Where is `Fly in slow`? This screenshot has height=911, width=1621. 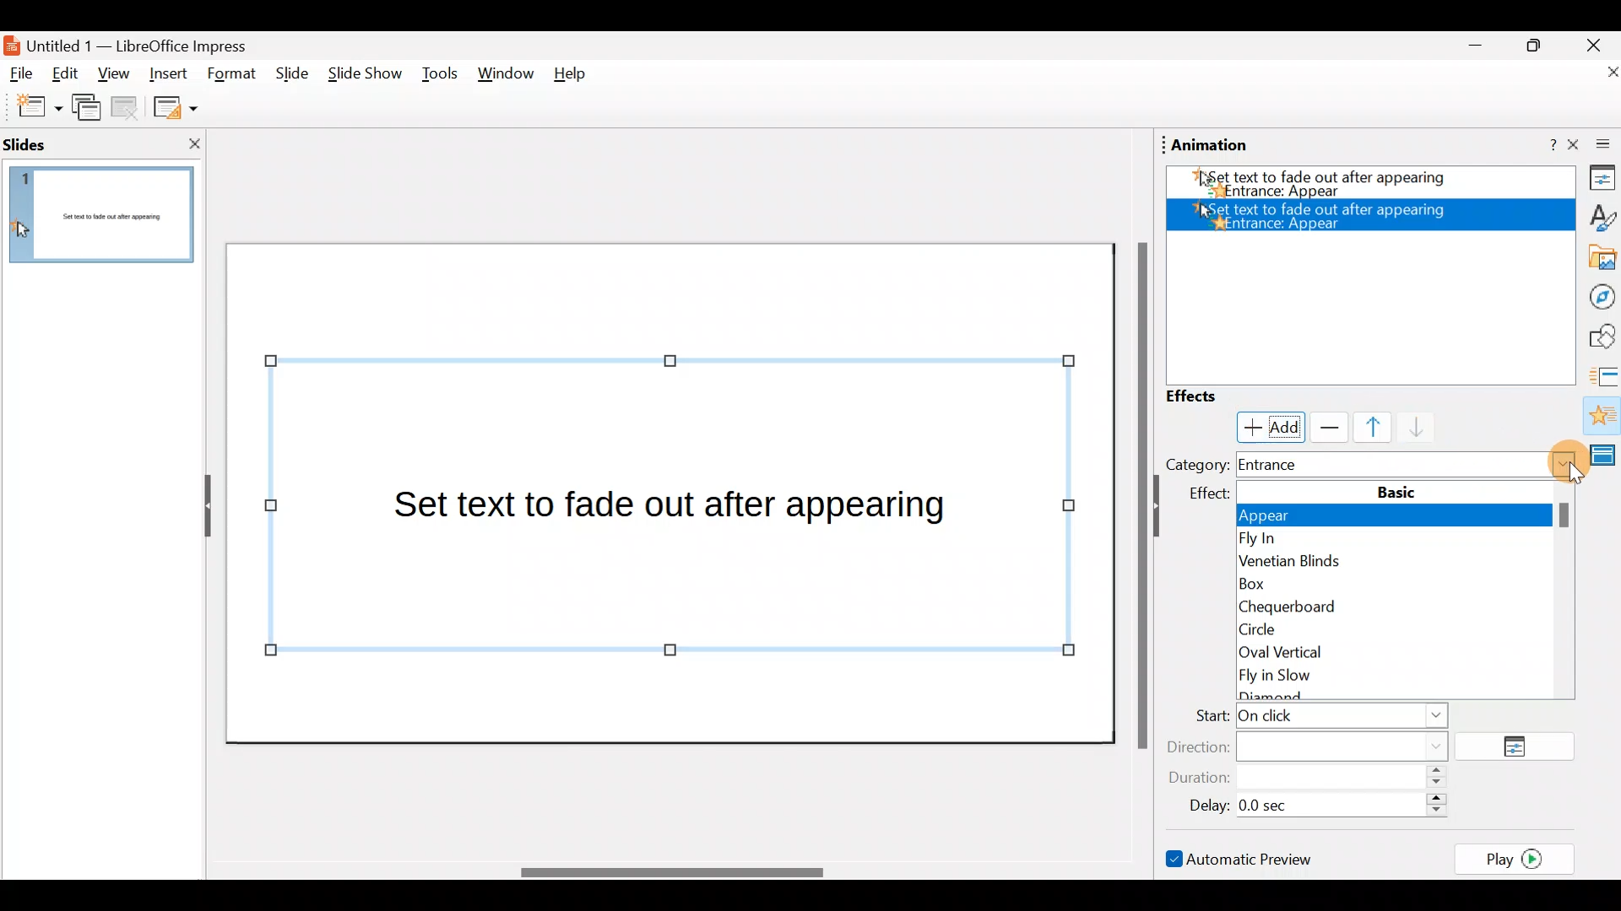
Fly in slow is located at coordinates (1405, 682).